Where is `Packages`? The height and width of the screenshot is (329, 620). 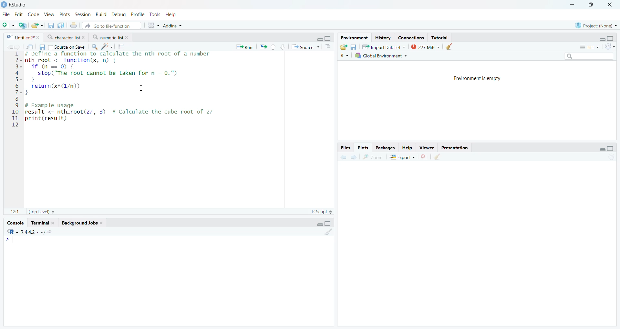
Packages is located at coordinates (386, 148).